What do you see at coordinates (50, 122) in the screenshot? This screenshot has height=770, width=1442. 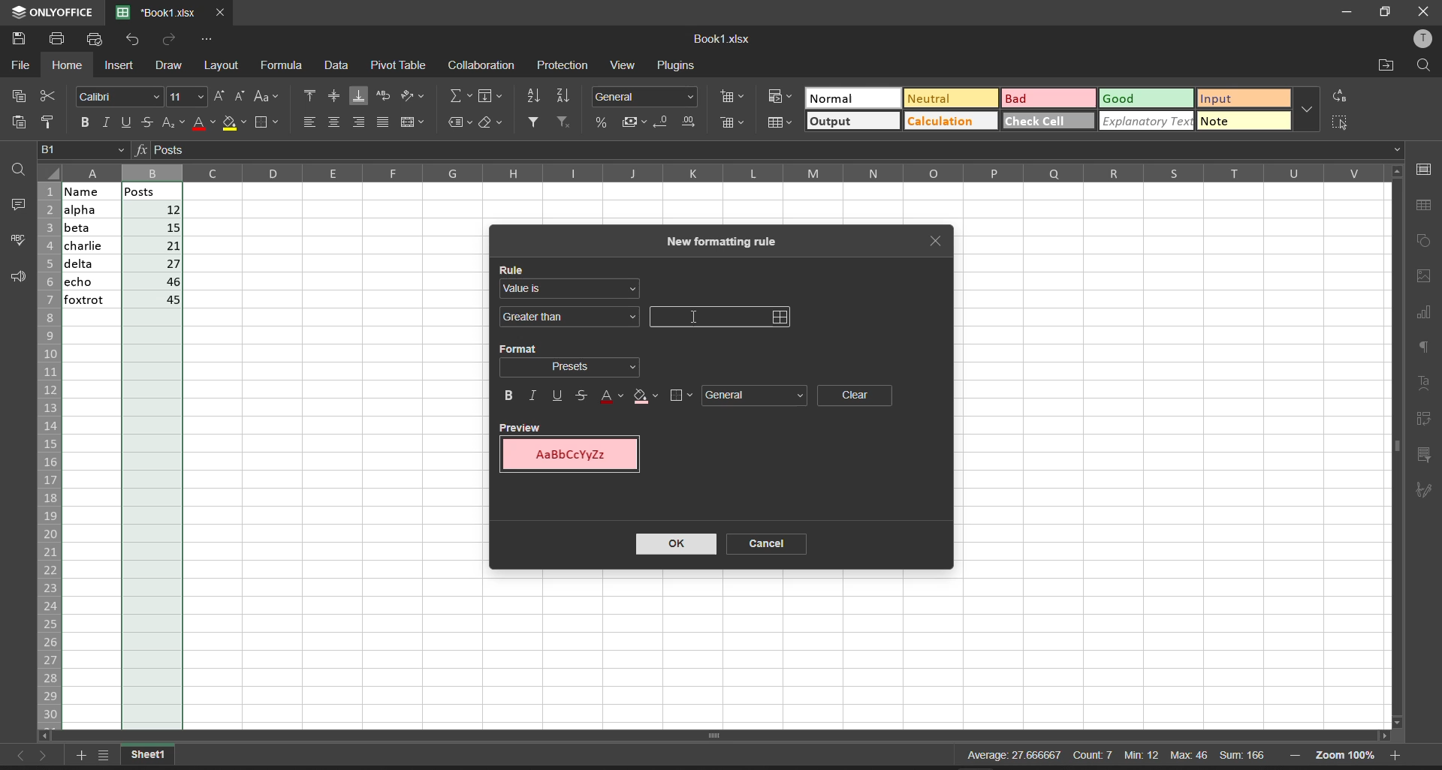 I see `copy style` at bounding box center [50, 122].